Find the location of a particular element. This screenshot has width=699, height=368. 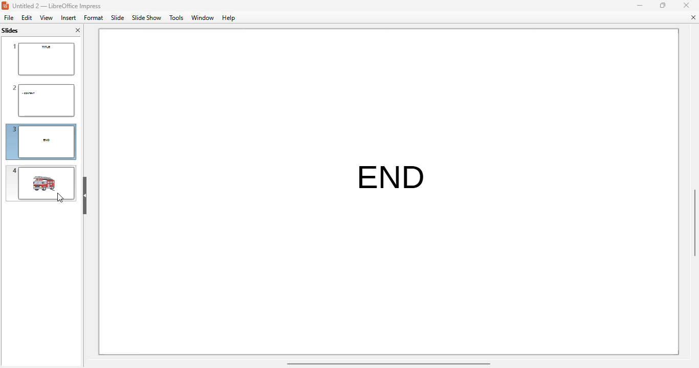

slide 4 is located at coordinates (40, 183).